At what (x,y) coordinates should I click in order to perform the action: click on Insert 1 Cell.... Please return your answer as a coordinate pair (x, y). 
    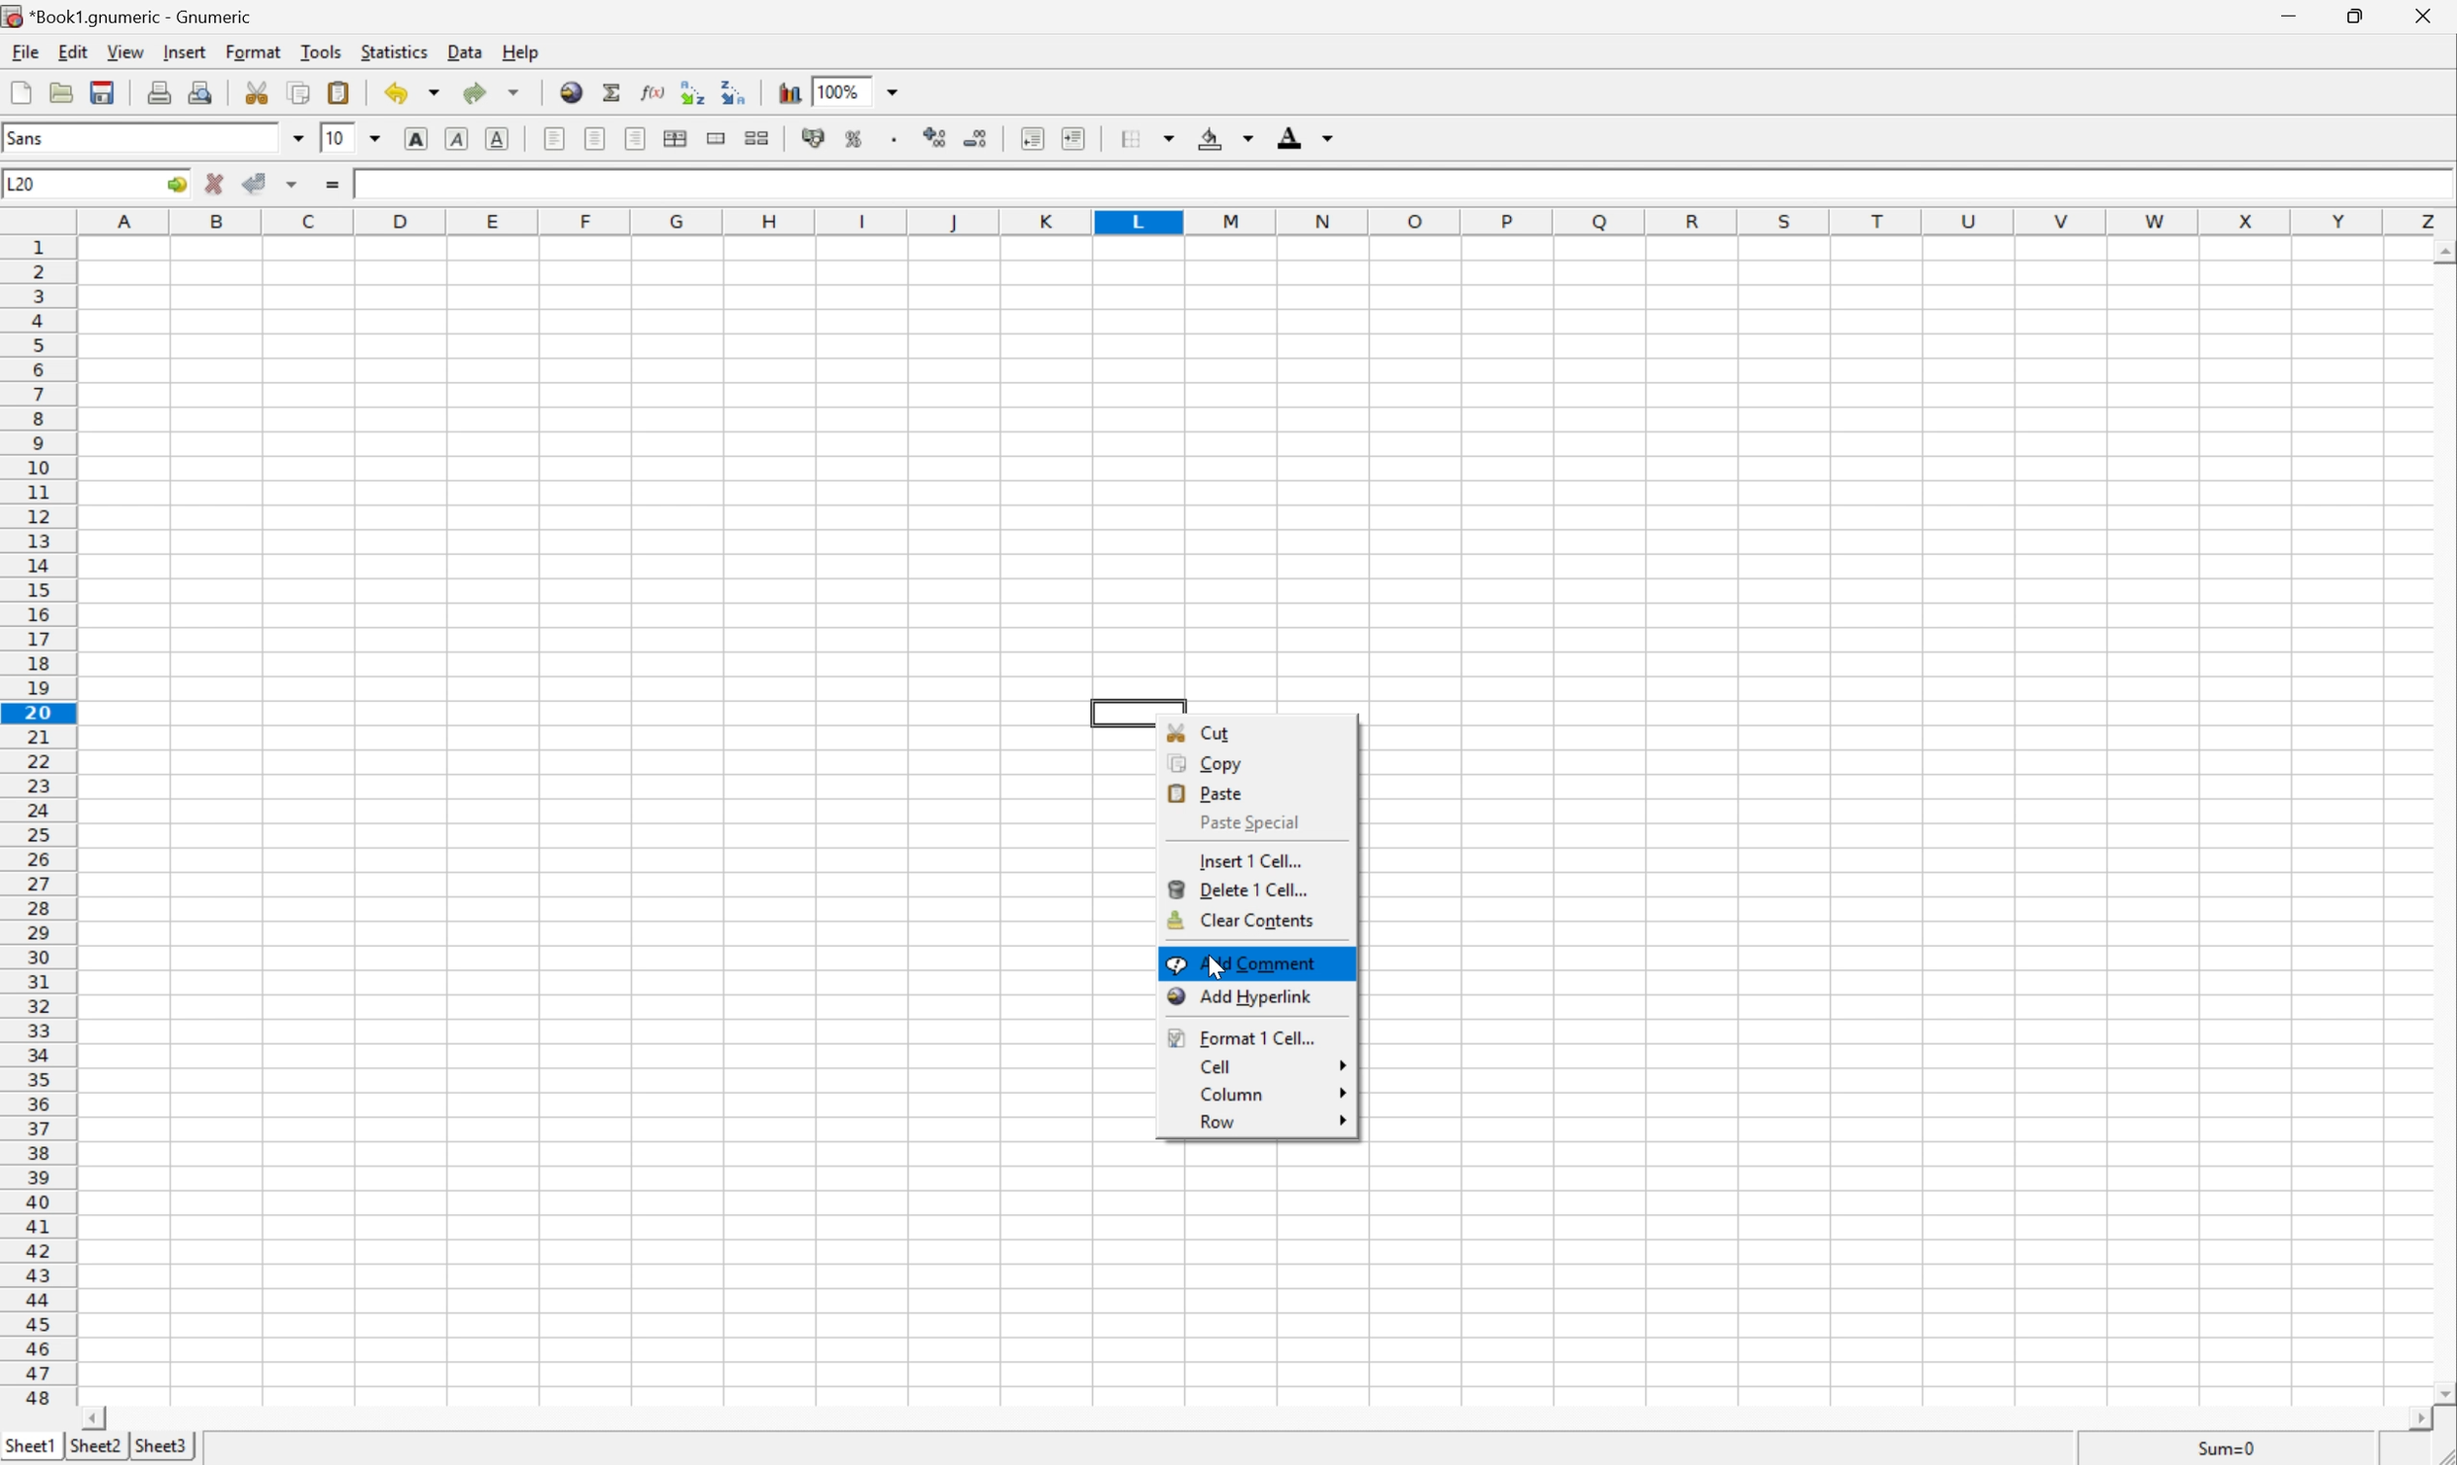
    Looking at the image, I should click on (1253, 861).